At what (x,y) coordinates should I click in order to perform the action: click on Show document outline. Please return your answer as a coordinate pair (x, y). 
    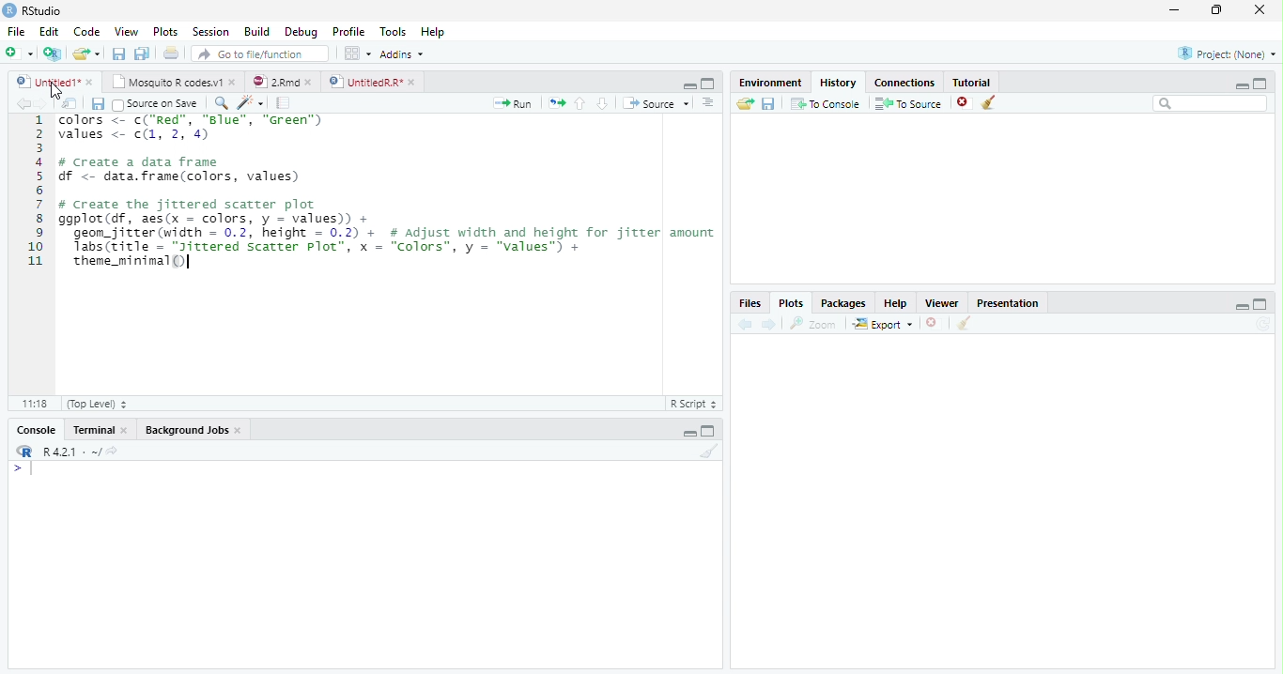
    Looking at the image, I should click on (707, 102).